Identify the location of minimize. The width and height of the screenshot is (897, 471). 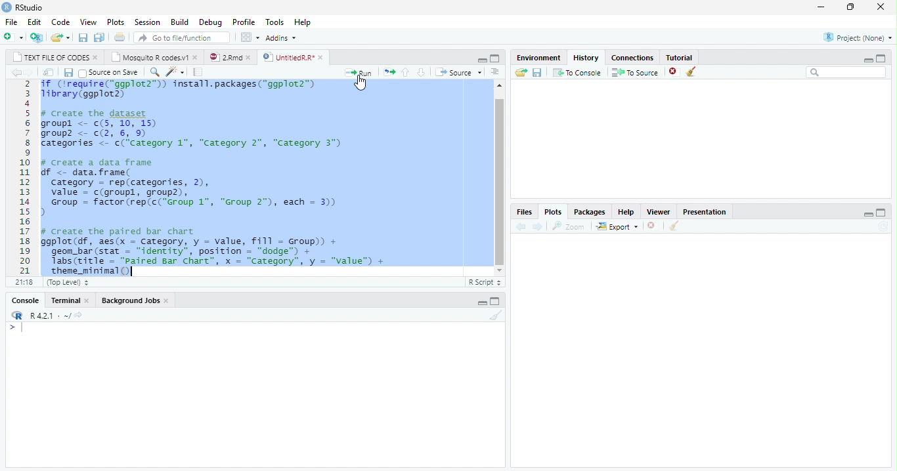
(869, 58).